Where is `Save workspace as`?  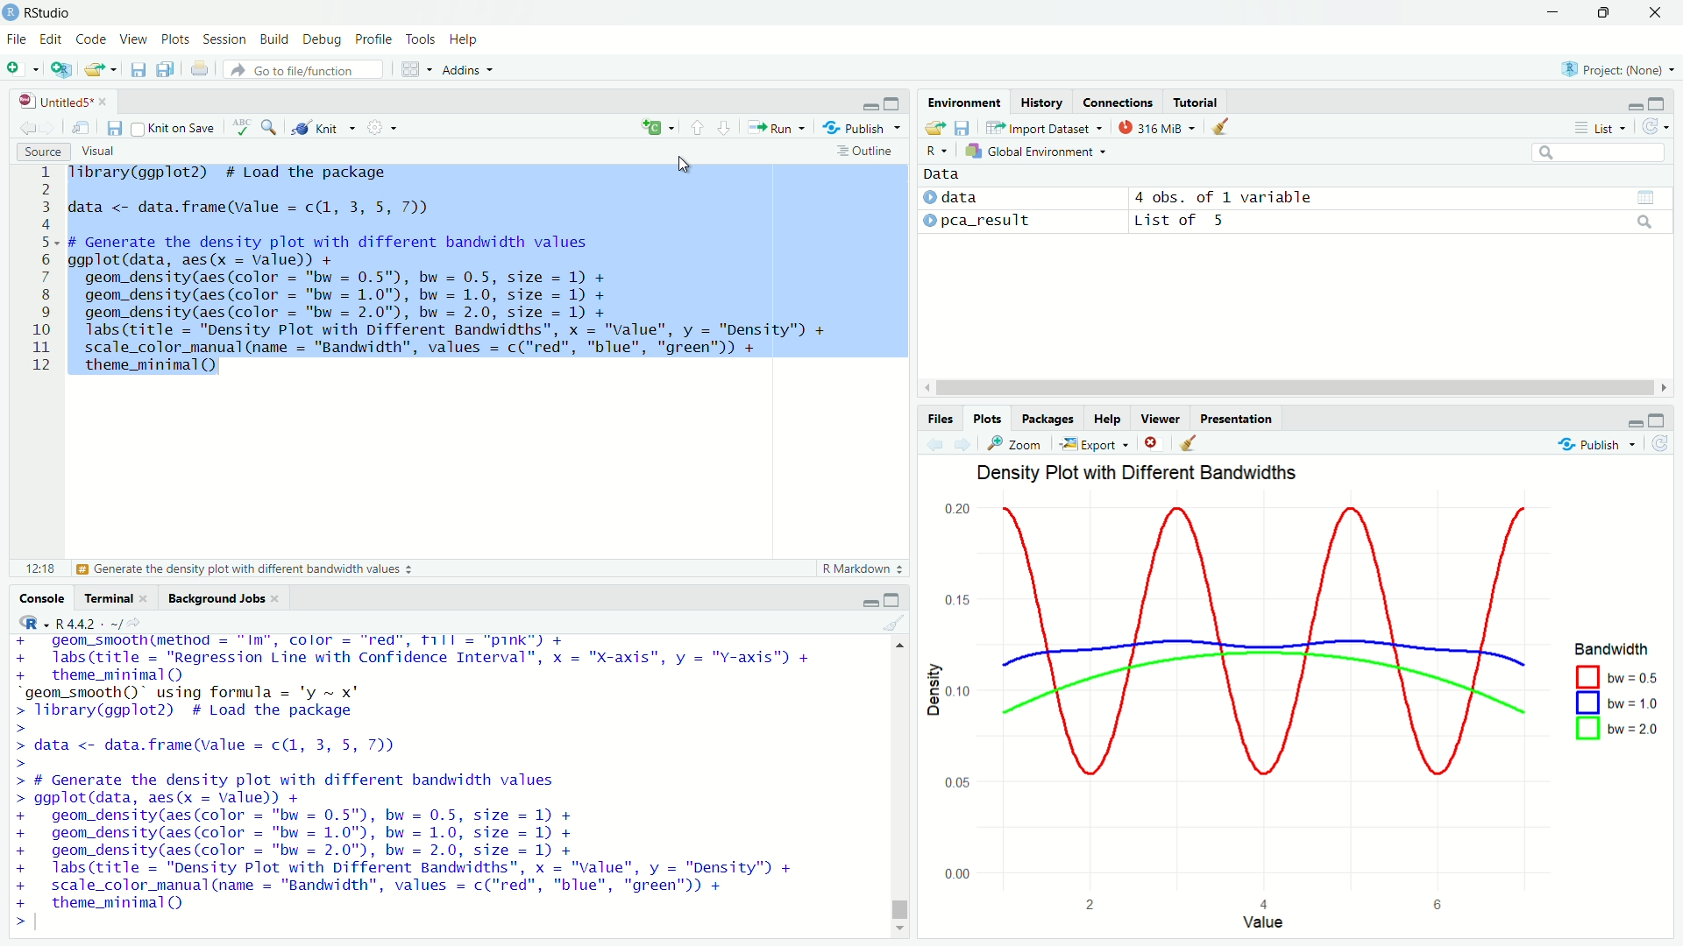
Save workspace as is located at coordinates (962, 127).